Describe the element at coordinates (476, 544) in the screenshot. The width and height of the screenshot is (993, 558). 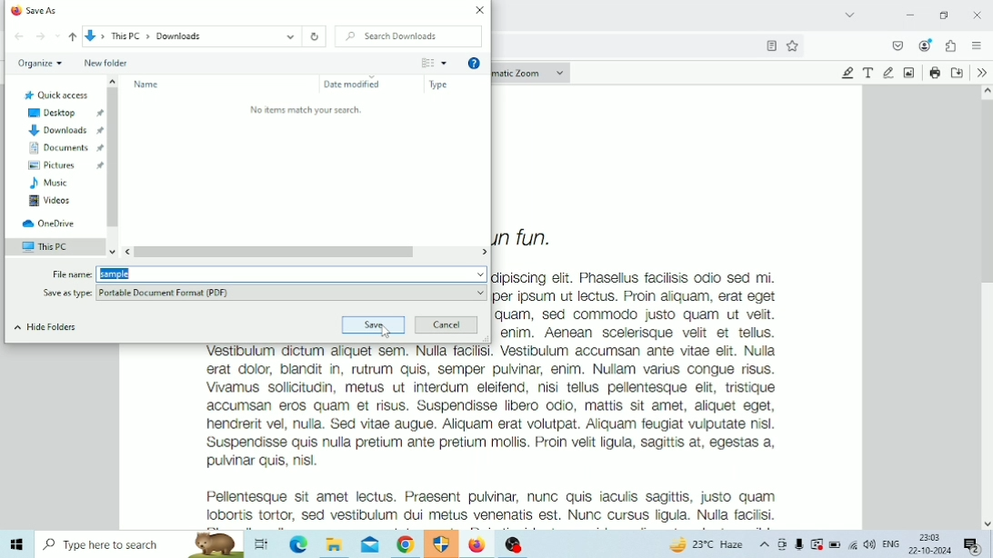
I see `Firefox` at that location.